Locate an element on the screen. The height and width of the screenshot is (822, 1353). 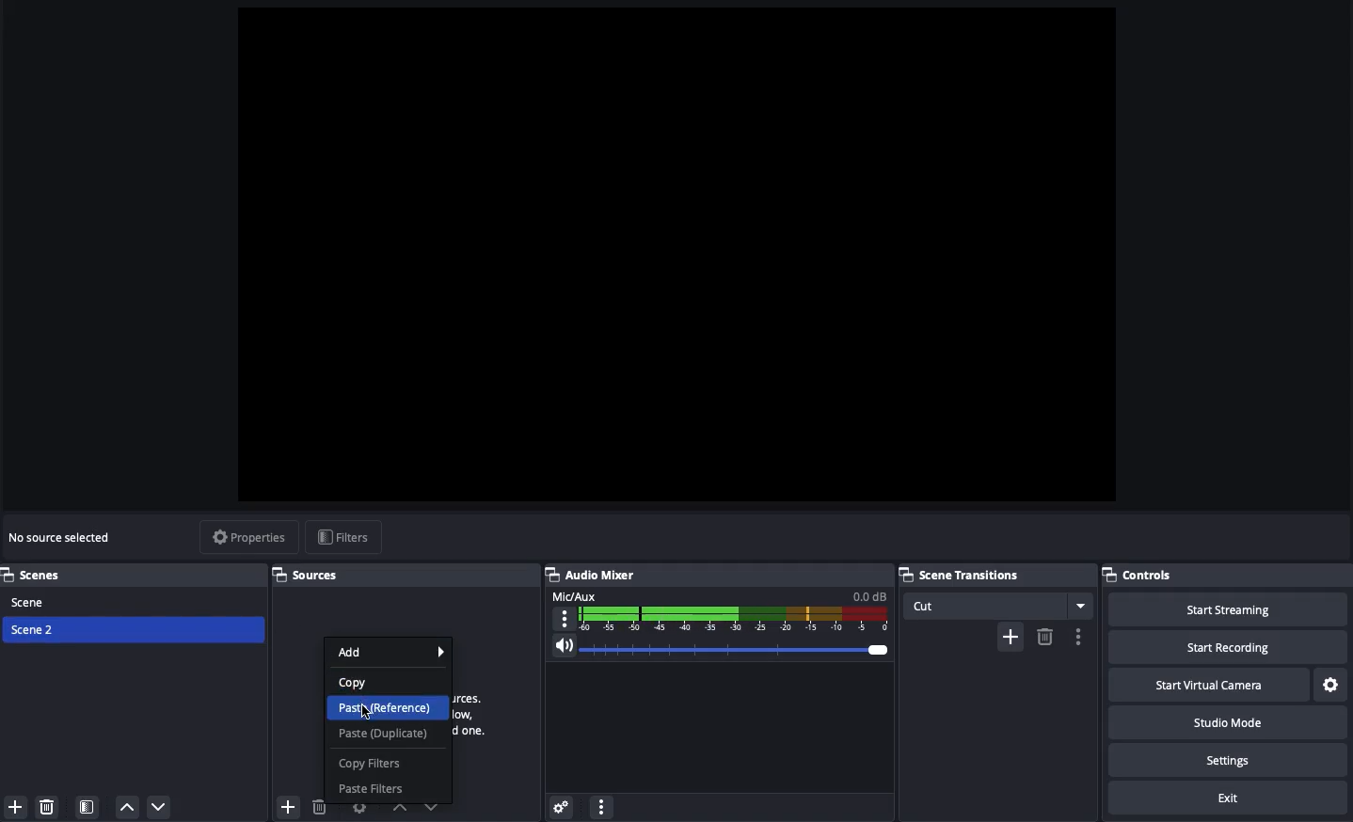
Scene filter is located at coordinates (88, 806).